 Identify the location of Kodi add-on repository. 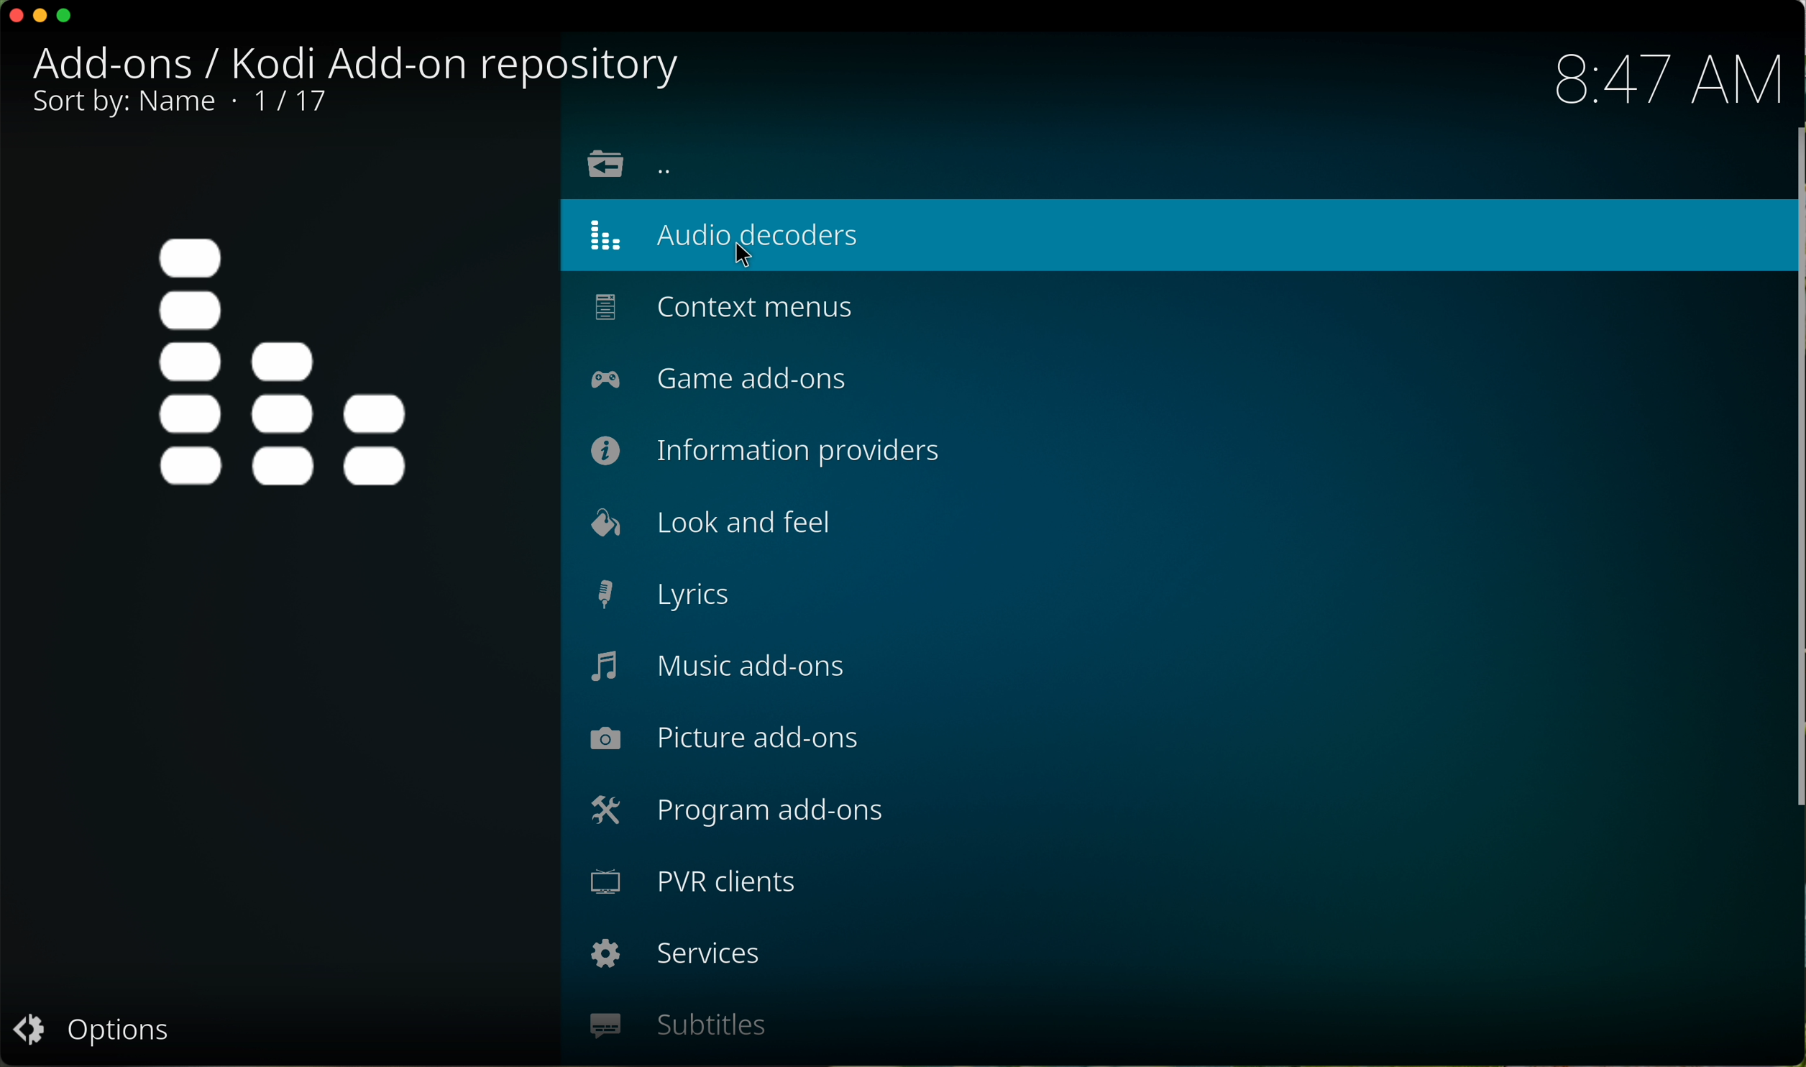
(363, 63).